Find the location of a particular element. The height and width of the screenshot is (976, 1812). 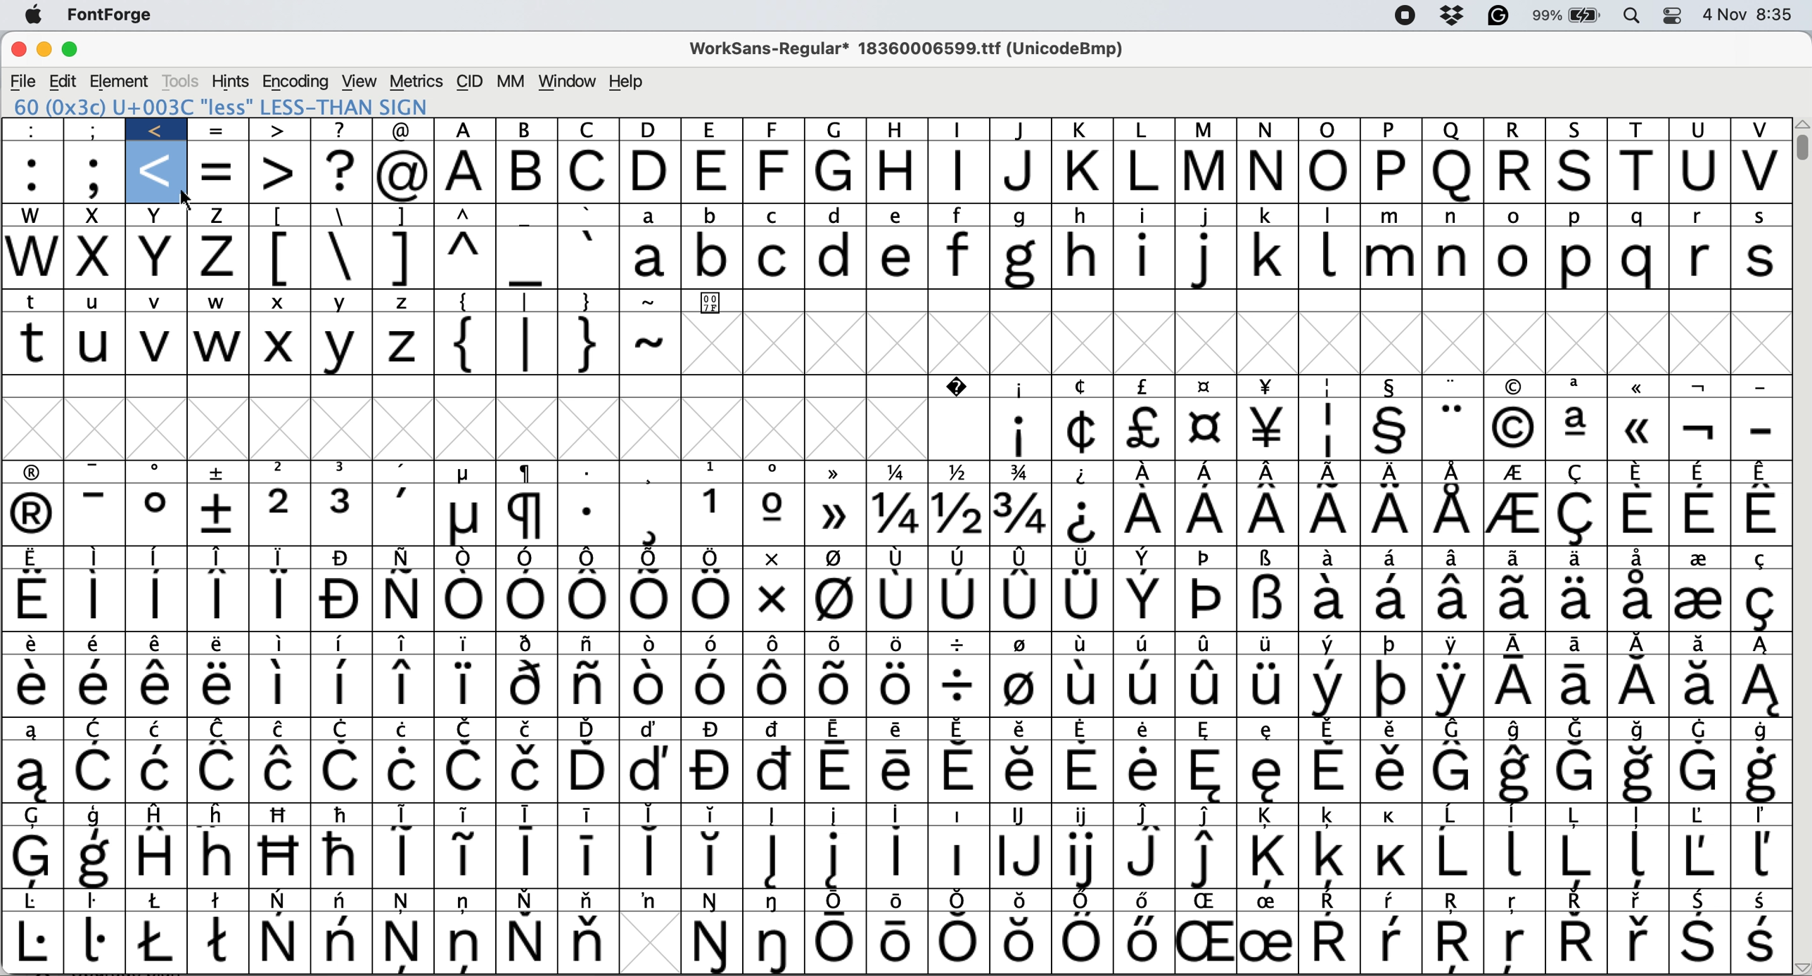

Symbol is located at coordinates (779, 943).